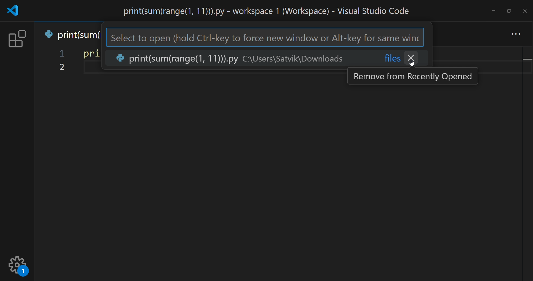 The image size is (533, 281). I want to click on close, so click(525, 10).